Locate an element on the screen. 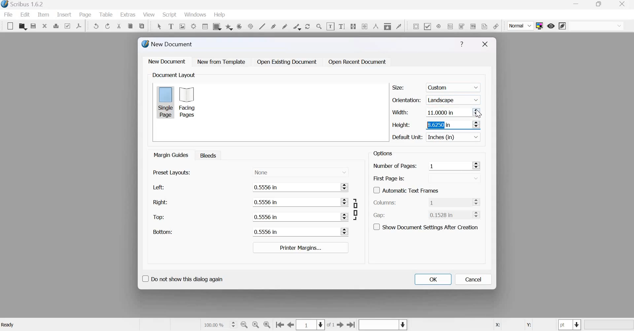 The width and height of the screenshot is (634, 331). page is located at coordinates (86, 15).